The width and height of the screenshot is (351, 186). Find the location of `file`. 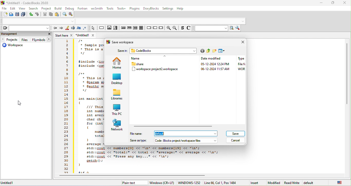

file is located at coordinates (4, 9).